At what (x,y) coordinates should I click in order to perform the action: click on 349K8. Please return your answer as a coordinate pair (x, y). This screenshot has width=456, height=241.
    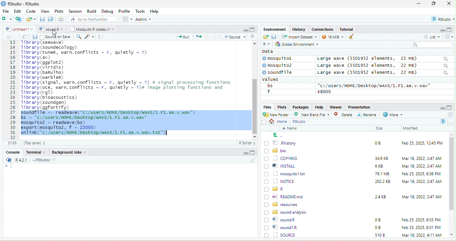
    Looking at the image, I should click on (382, 159).